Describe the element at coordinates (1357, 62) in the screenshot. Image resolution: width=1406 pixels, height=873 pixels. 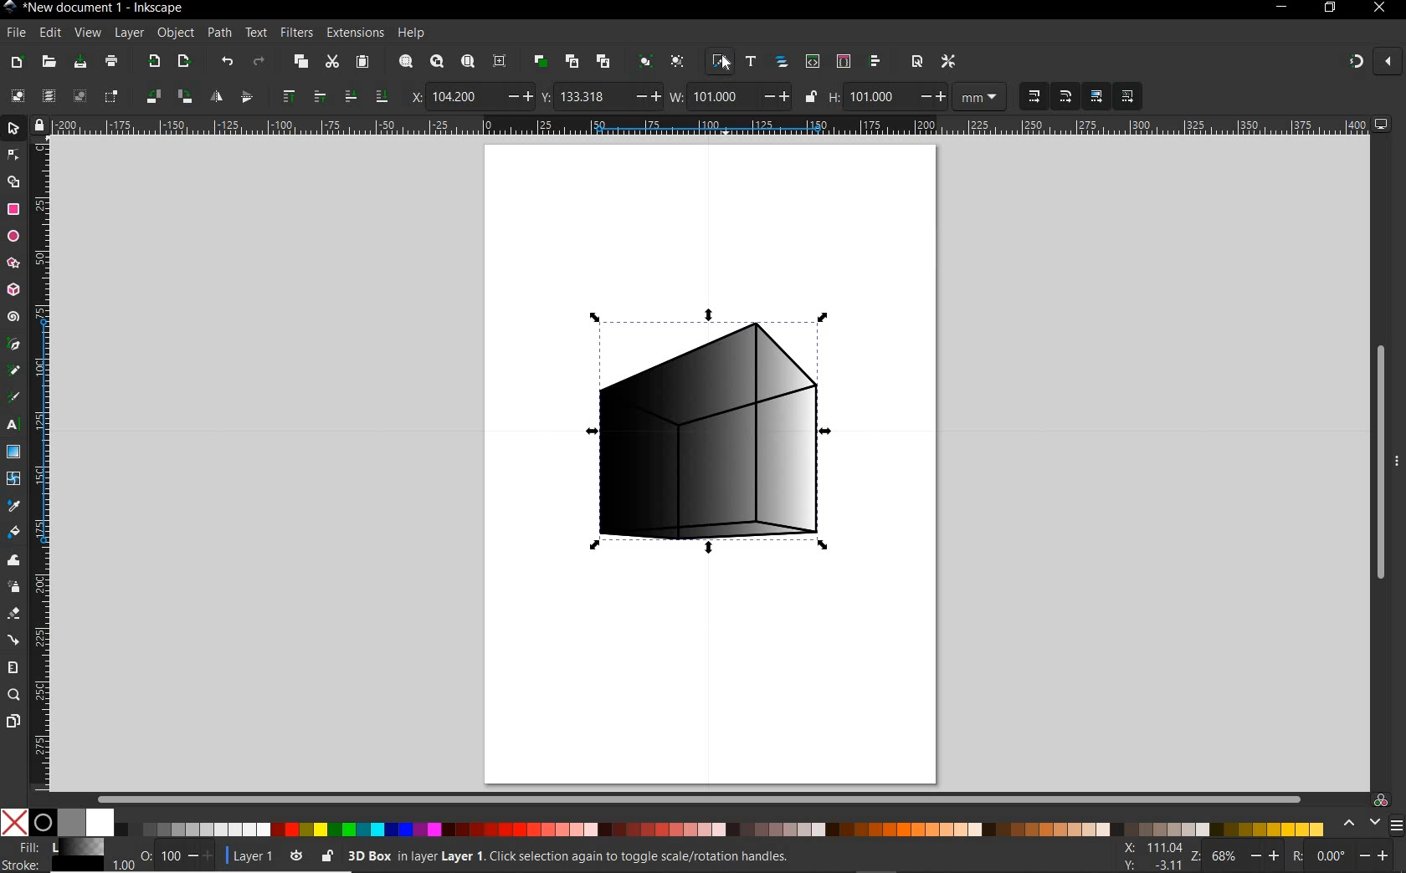
I see `ENABLE SNAPPING TOOL` at that location.